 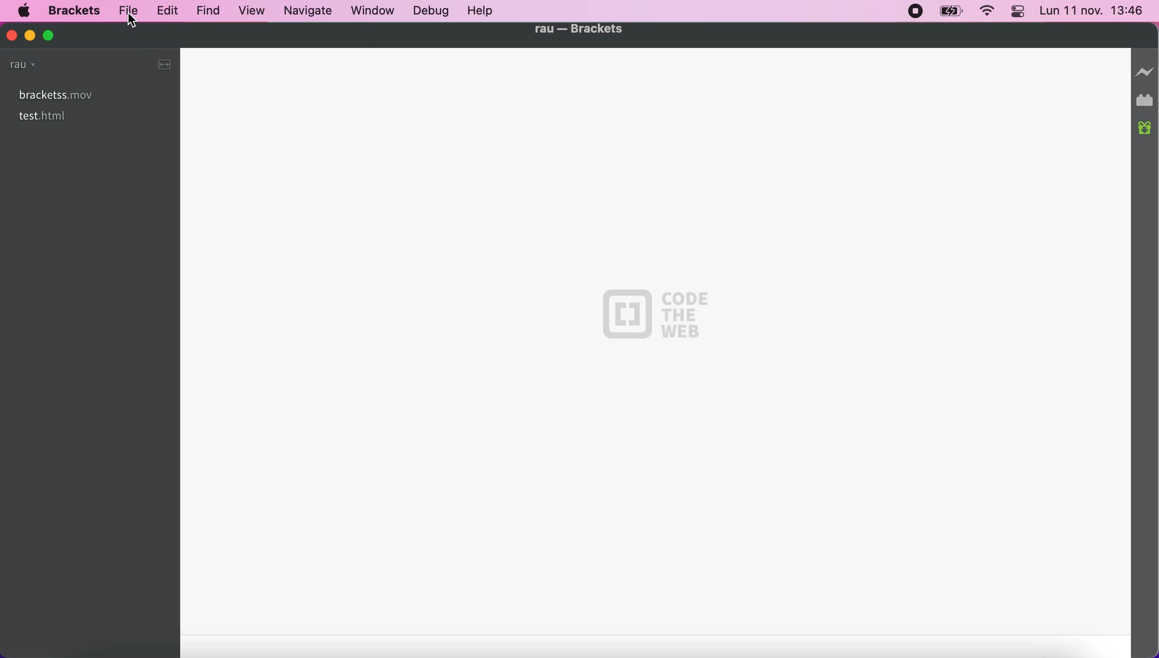 I want to click on view, so click(x=253, y=12).